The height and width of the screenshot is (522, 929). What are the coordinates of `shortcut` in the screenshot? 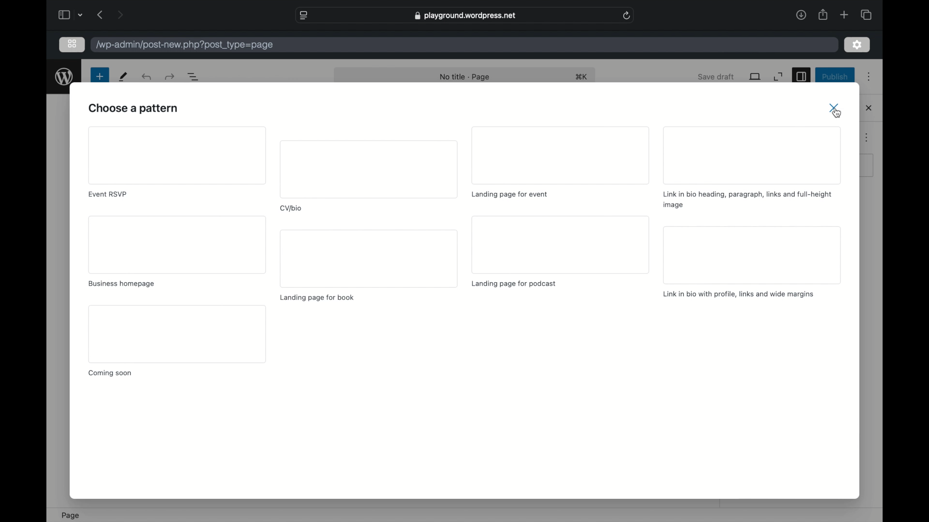 It's located at (583, 77).